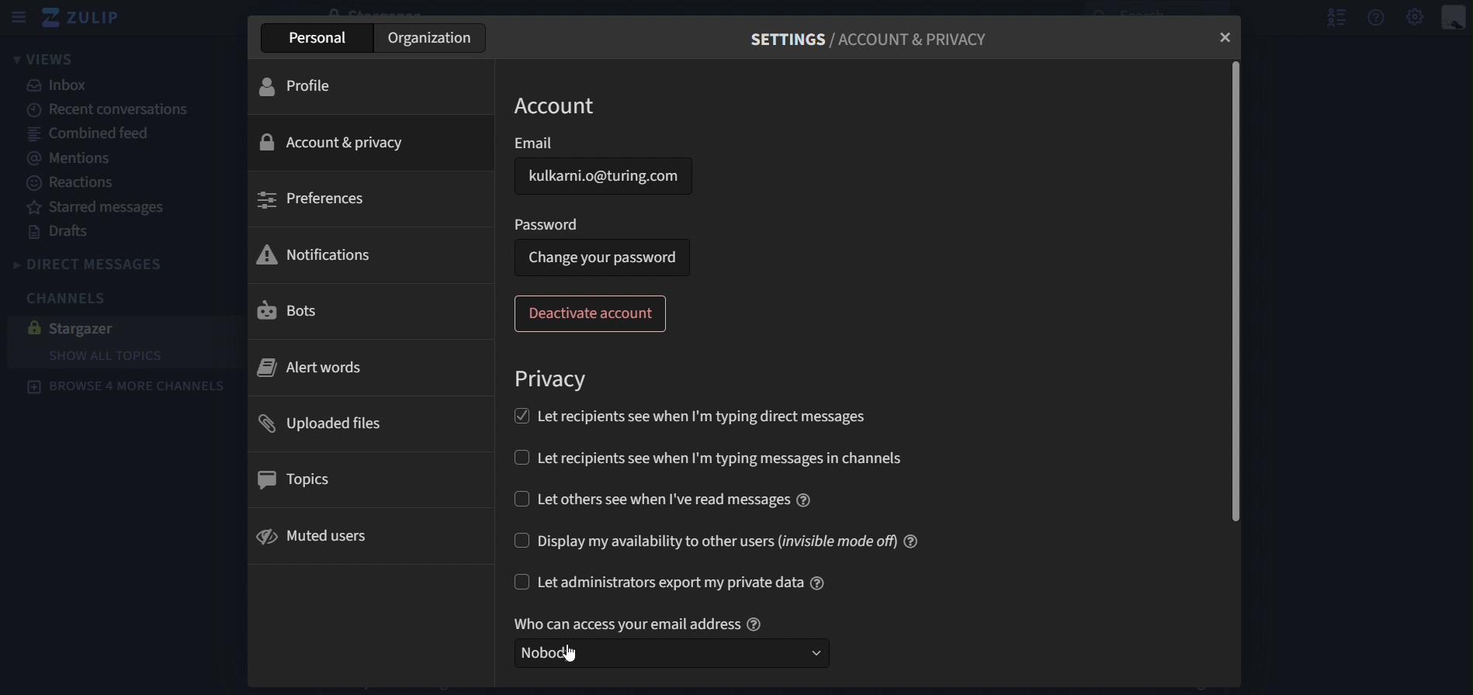 This screenshot has height=695, width=1473. Describe the element at coordinates (104, 208) in the screenshot. I see `starred messages` at that location.